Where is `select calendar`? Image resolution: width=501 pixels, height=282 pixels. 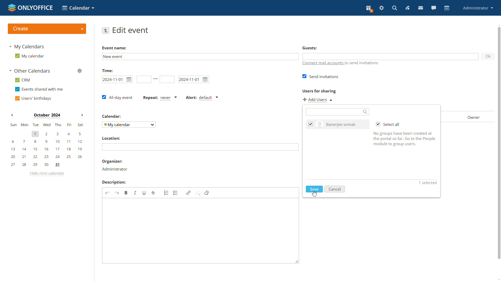
select calendar is located at coordinates (129, 125).